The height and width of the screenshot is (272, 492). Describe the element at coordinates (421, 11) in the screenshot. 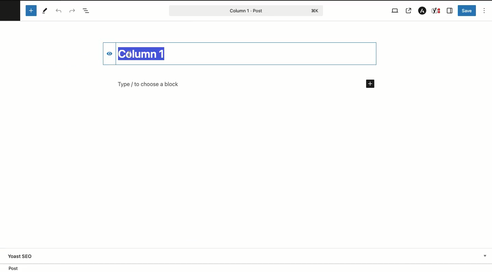

I see `Astra` at that location.